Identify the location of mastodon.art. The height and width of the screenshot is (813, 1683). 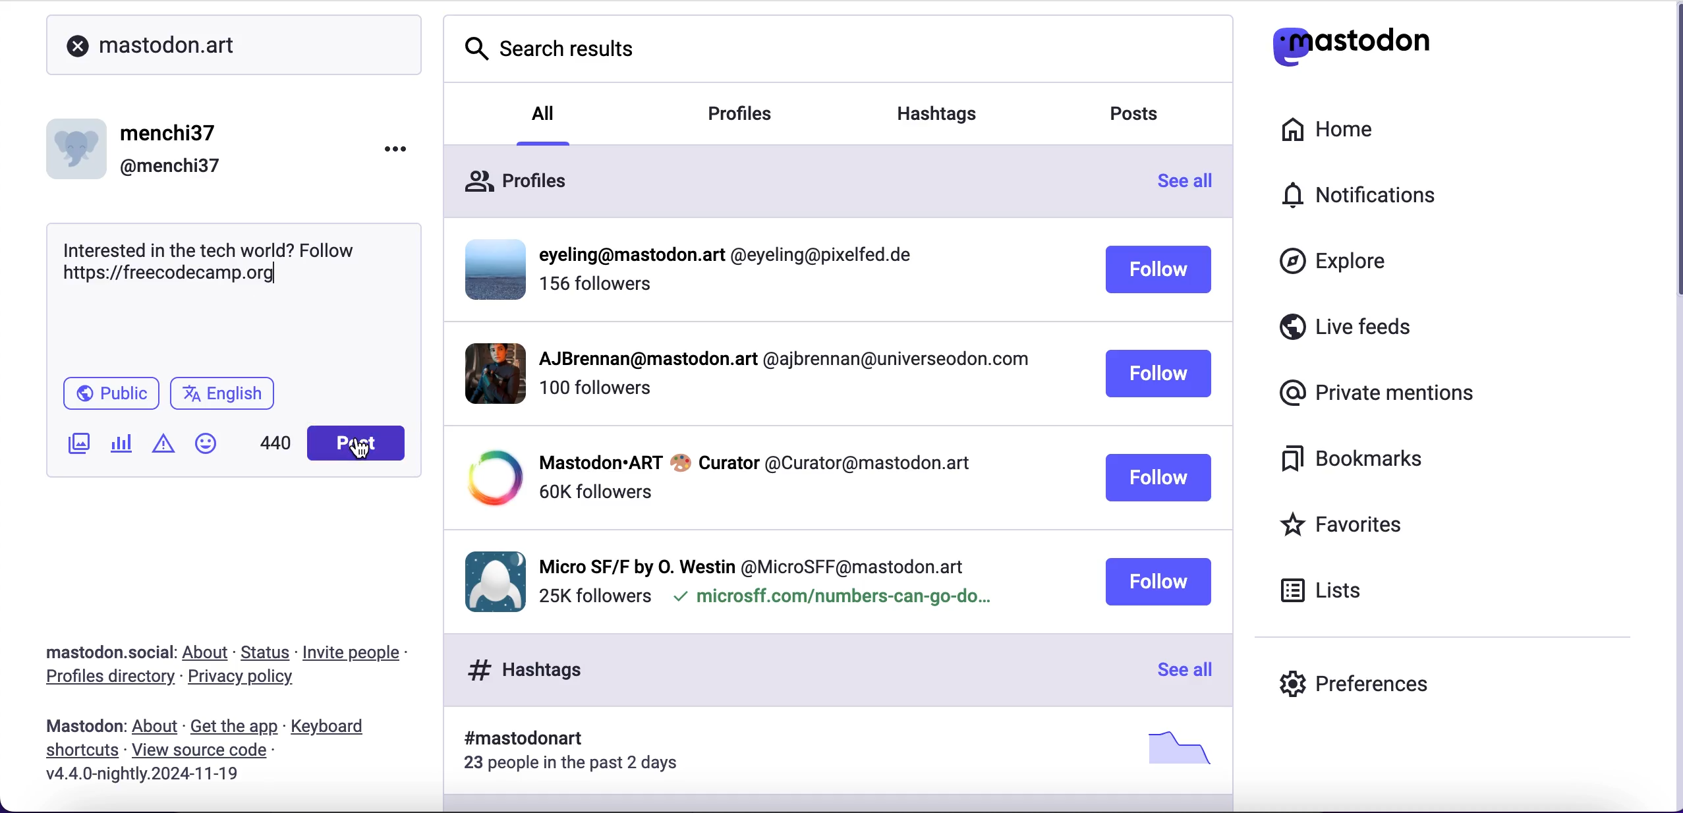
(210, 45).